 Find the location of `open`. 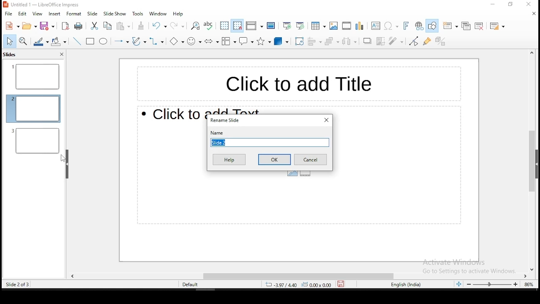

open is located at coordinates (30, 26).